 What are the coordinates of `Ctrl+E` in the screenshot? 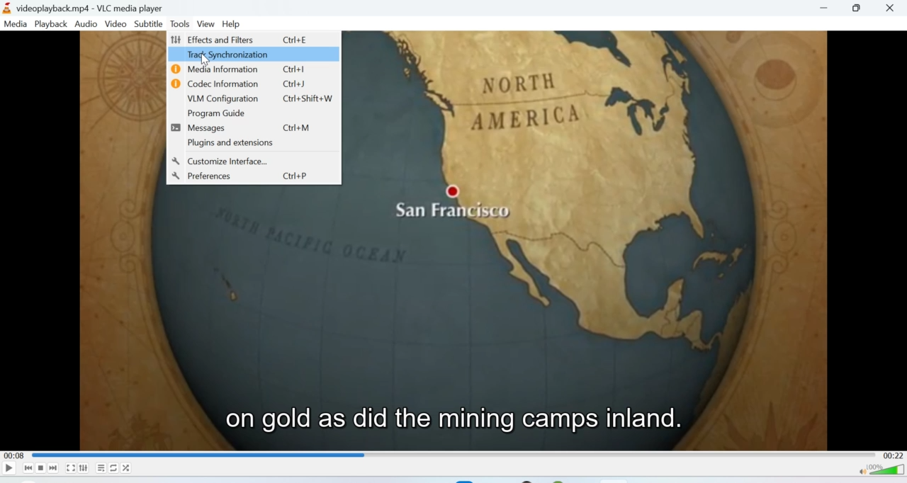 It's located at (297, 38).